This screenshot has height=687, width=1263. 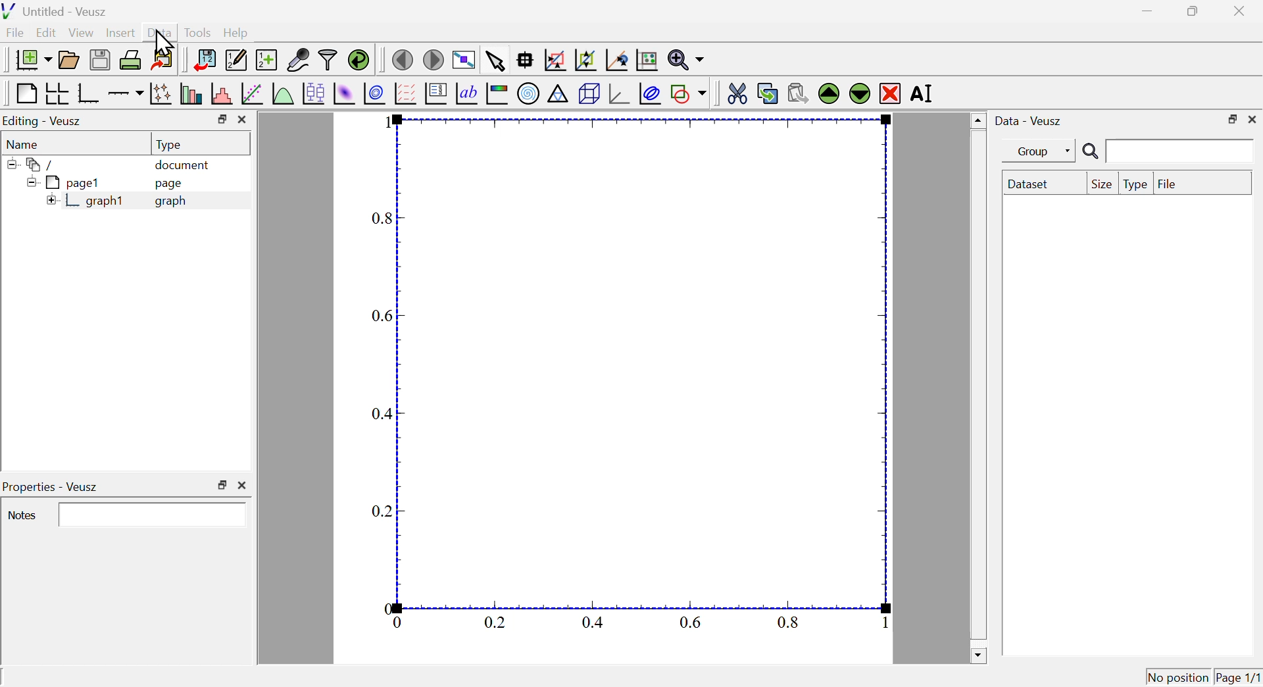 What do you see at coordinates (1230, 118) in the screenshot?
I see `maximize` at bounding box center [1230, 118].